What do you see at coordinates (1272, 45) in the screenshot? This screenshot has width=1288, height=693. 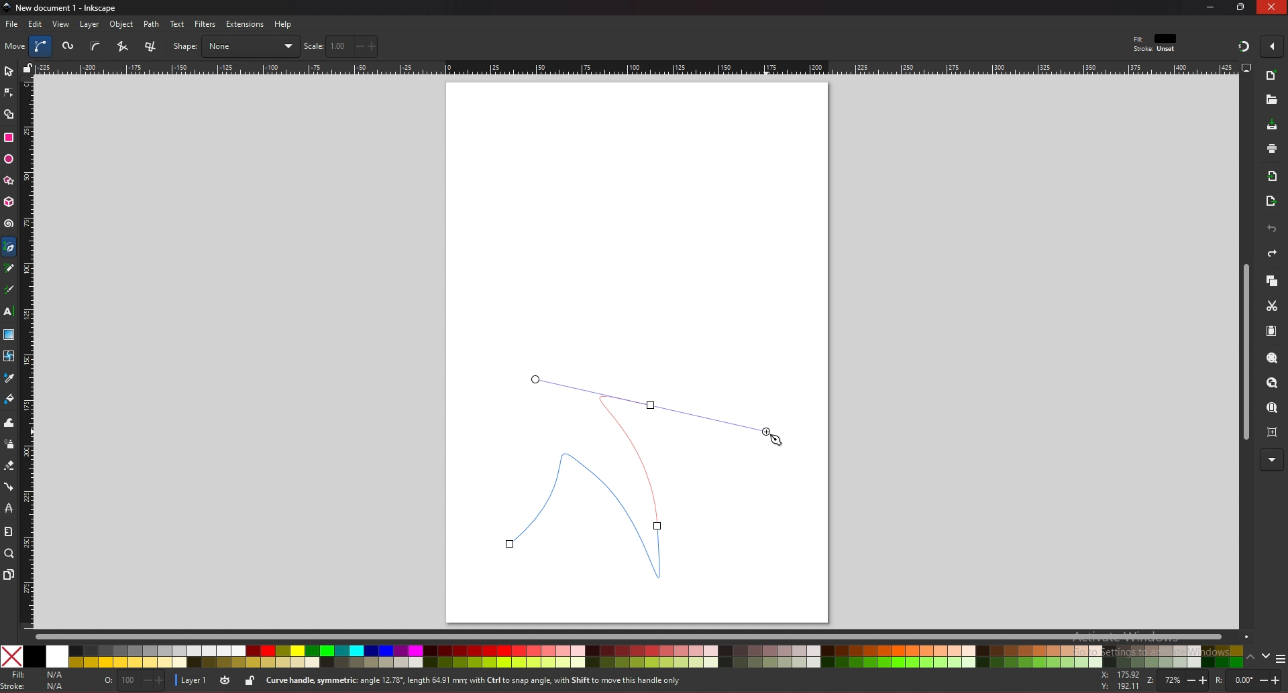 I see `enable snapping` at bounding box center [1272, 45].